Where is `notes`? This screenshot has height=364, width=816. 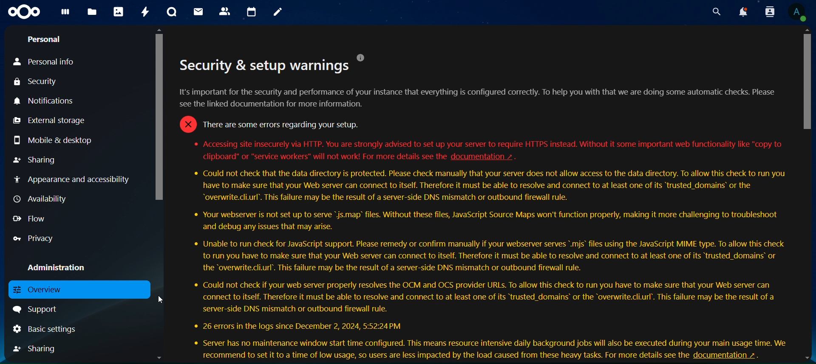 notes is located at coordinates (277, 12).